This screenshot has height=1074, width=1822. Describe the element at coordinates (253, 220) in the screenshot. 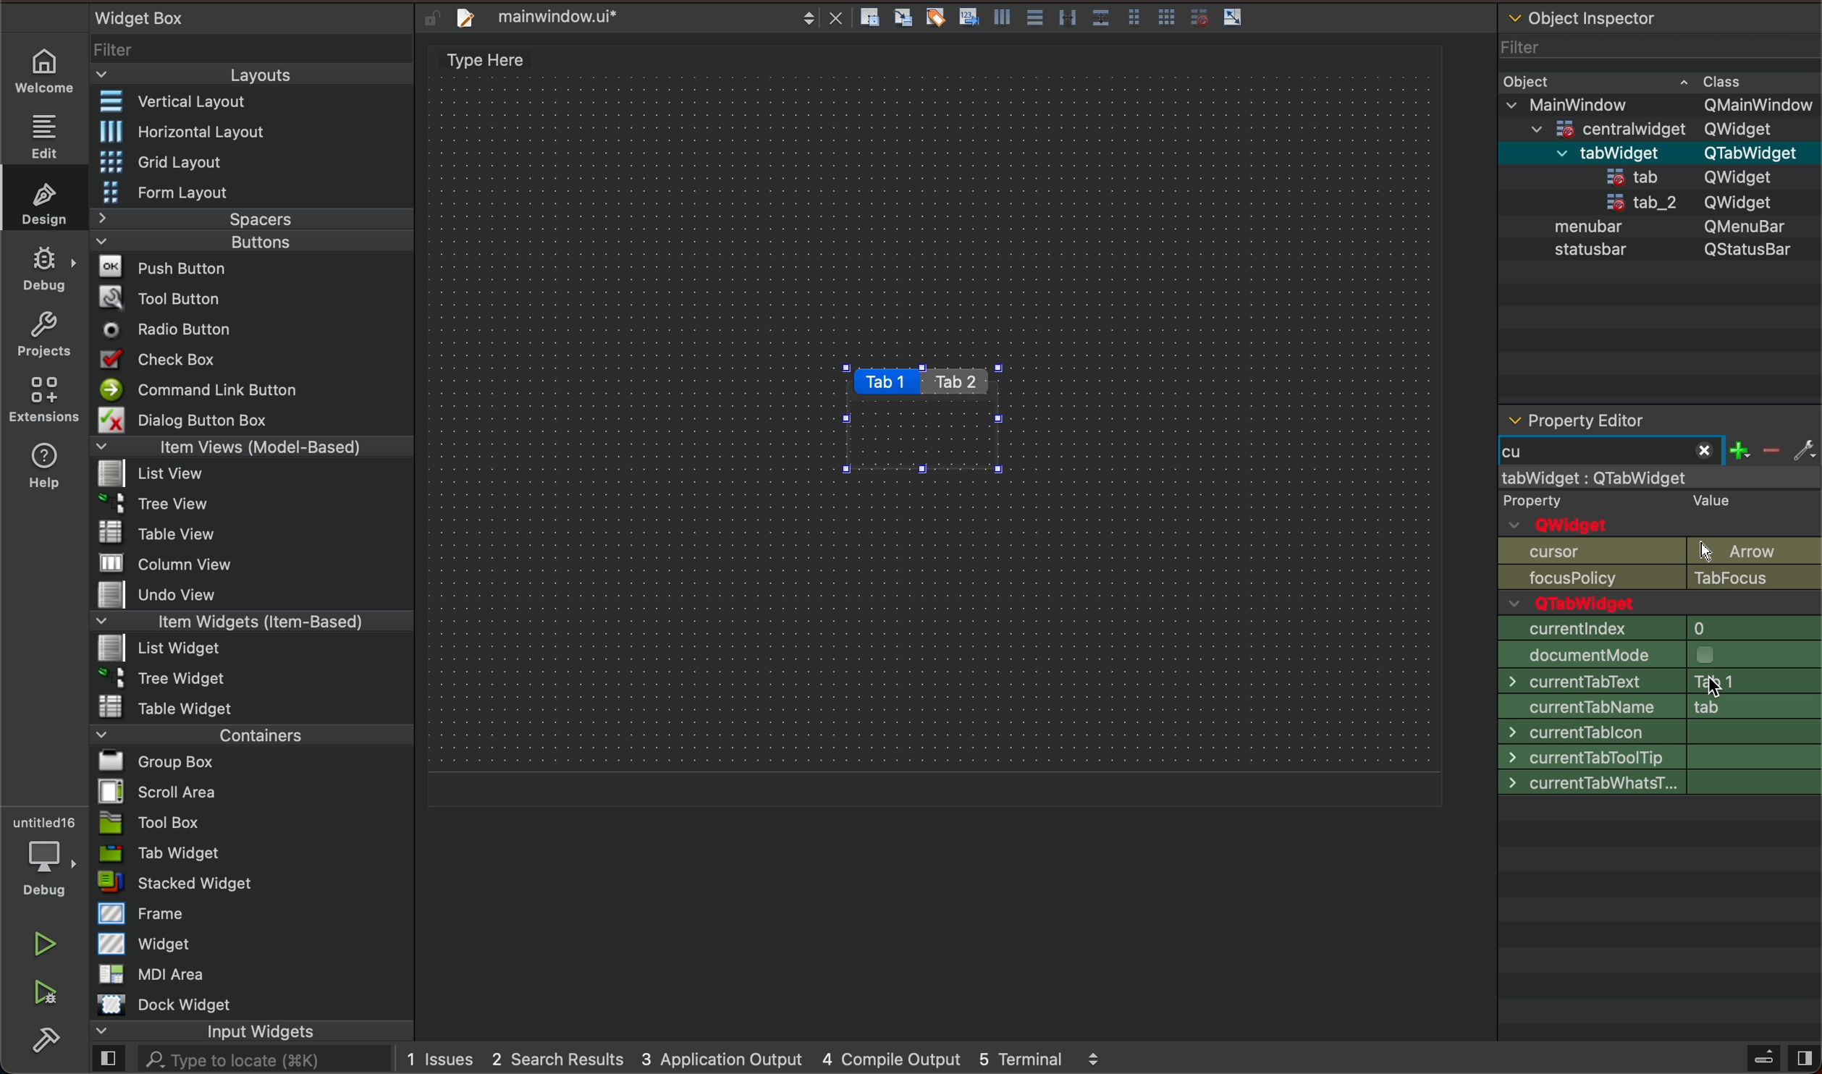

I see `Spacers` at that location.